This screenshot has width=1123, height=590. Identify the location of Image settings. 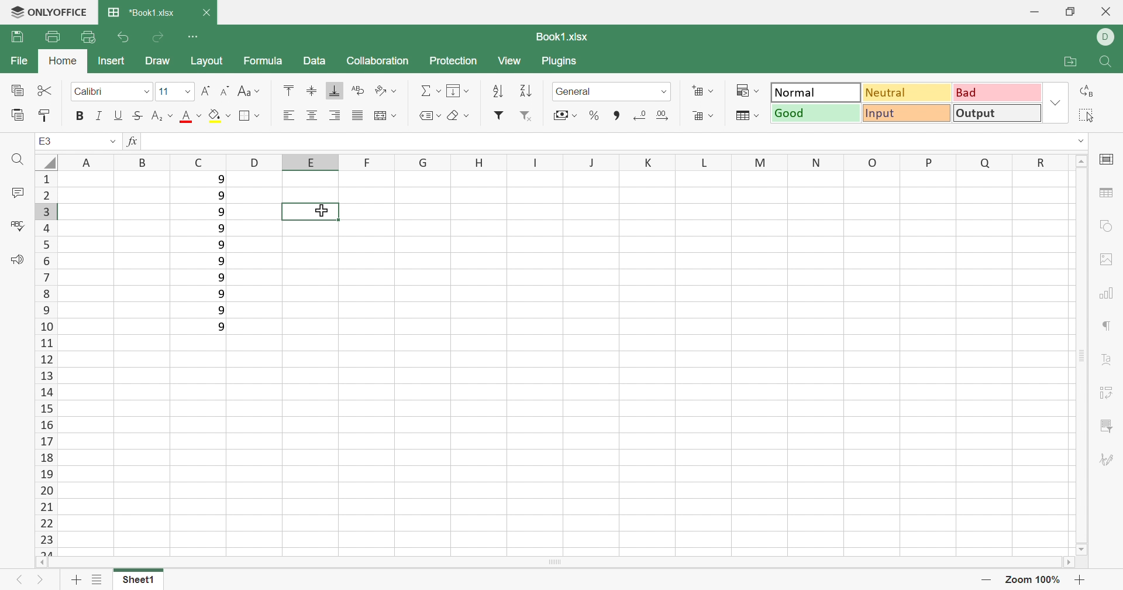
(1106, 260).